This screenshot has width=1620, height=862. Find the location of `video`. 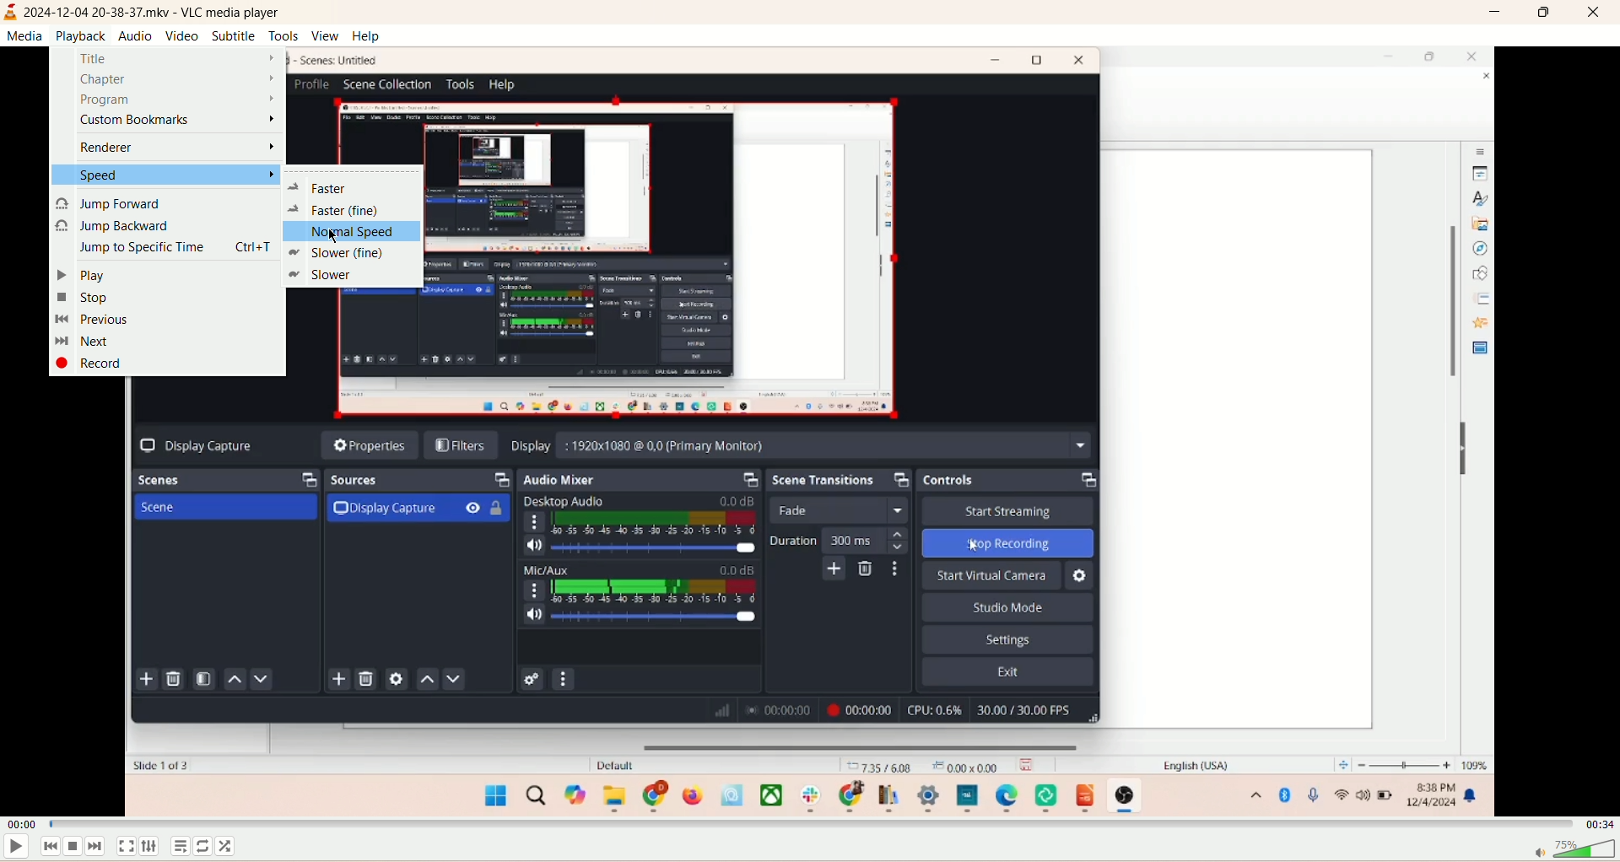

video is located at coordinates (182, 36).